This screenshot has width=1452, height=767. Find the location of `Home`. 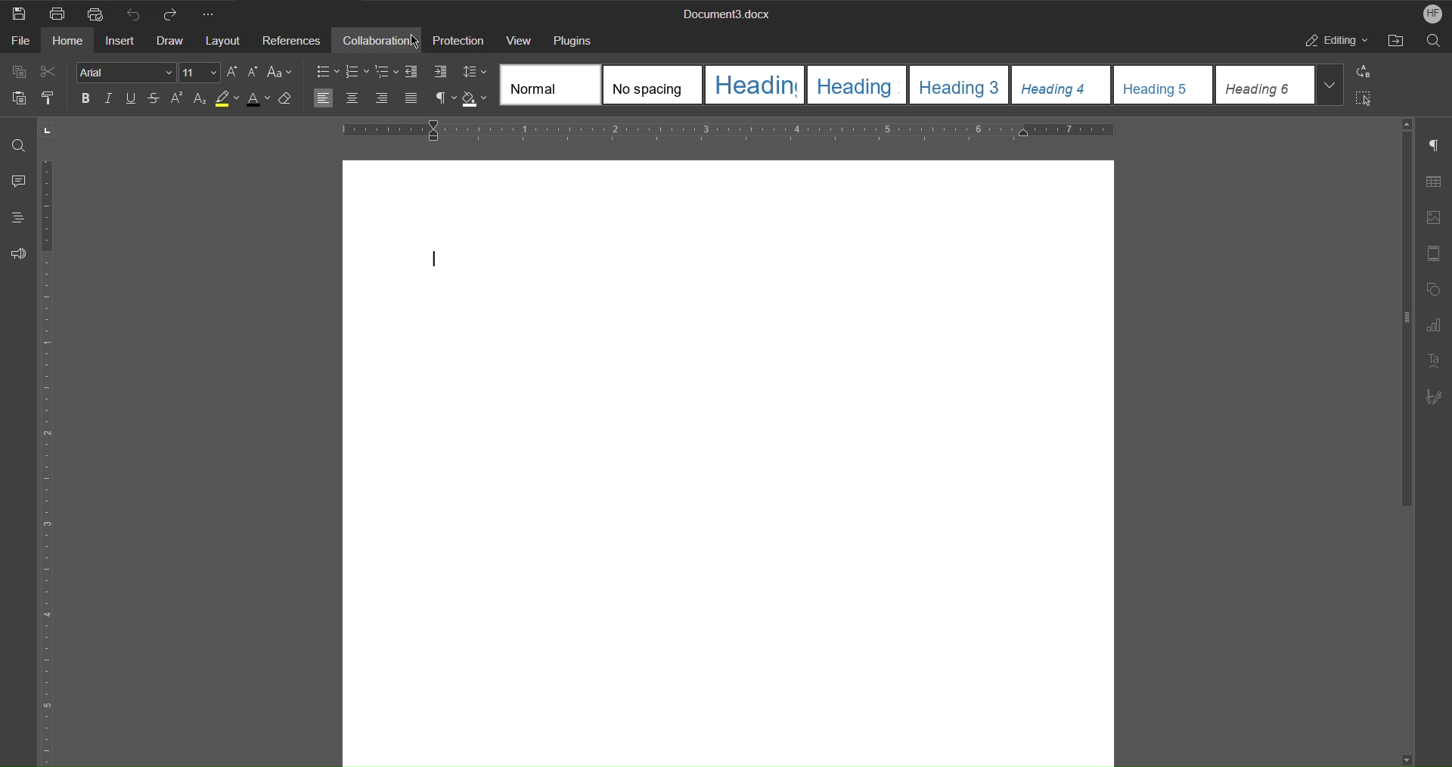

Home is located at coordinates (71, 42).